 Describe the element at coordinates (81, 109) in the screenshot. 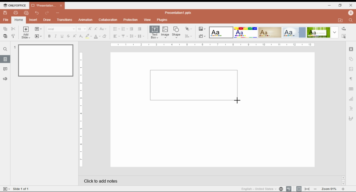

I see `Ruler` at that location.